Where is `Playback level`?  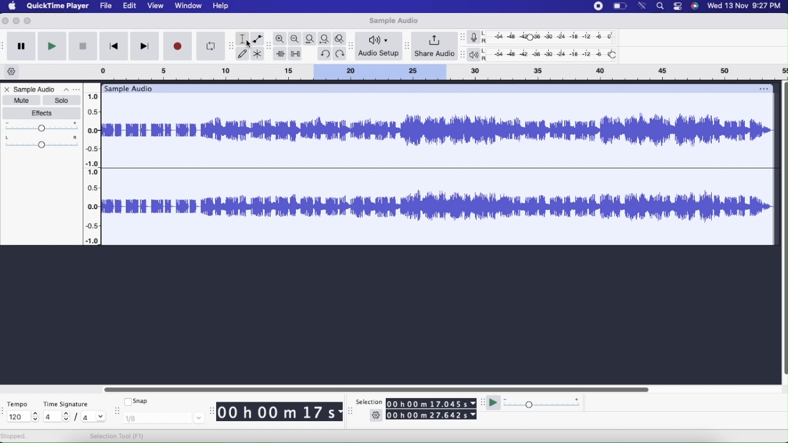 Playback level is located at coordinates (553, 55).